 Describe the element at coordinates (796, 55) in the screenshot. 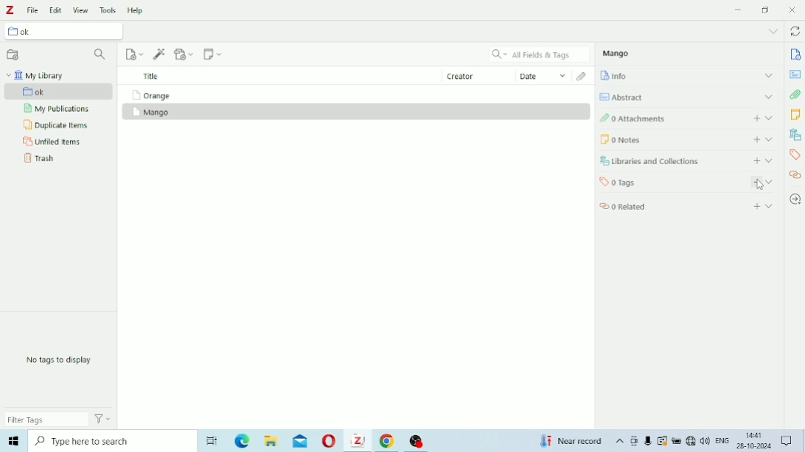

I see `Info` at that location.